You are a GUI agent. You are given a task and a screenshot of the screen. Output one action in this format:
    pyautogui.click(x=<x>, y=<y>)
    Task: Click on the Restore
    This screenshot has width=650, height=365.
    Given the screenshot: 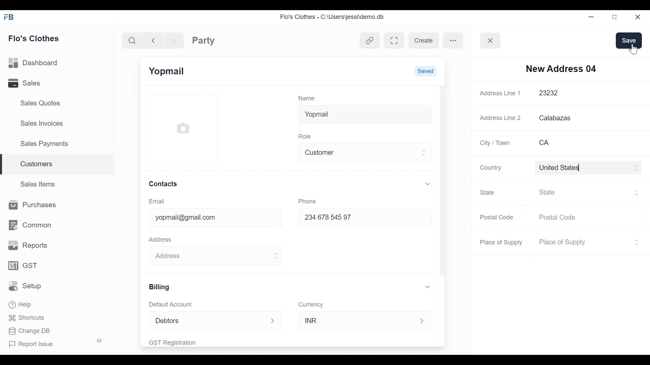 What is the action you would take?
    pyautogui.click(x=612, y=17)
    